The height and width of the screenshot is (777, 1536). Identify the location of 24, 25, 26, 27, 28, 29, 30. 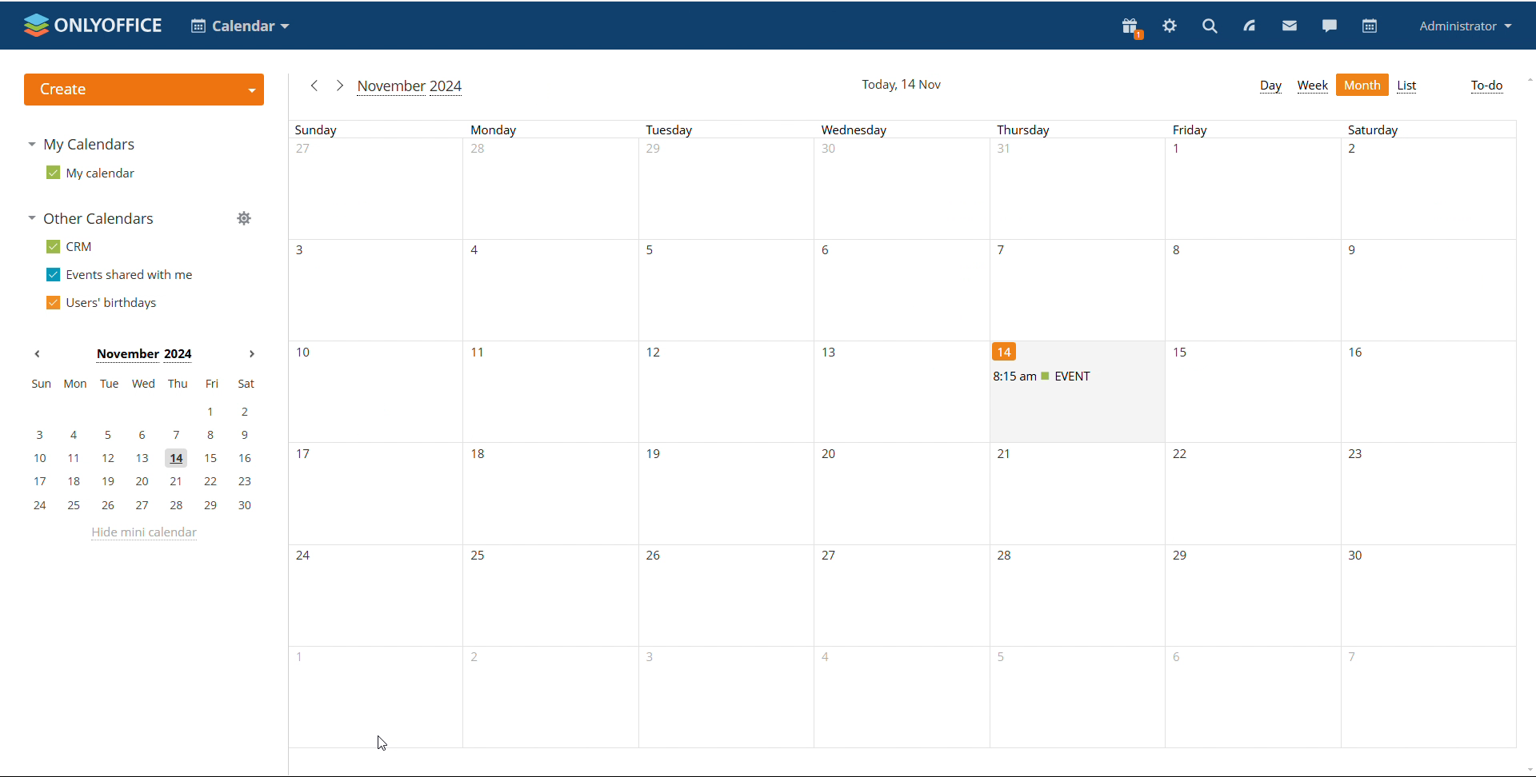
(142, 504).